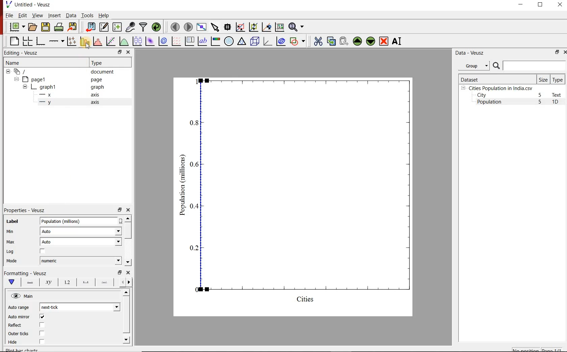 The image size is (567, 352). I want to click on plot box plots, so click(137, 41).